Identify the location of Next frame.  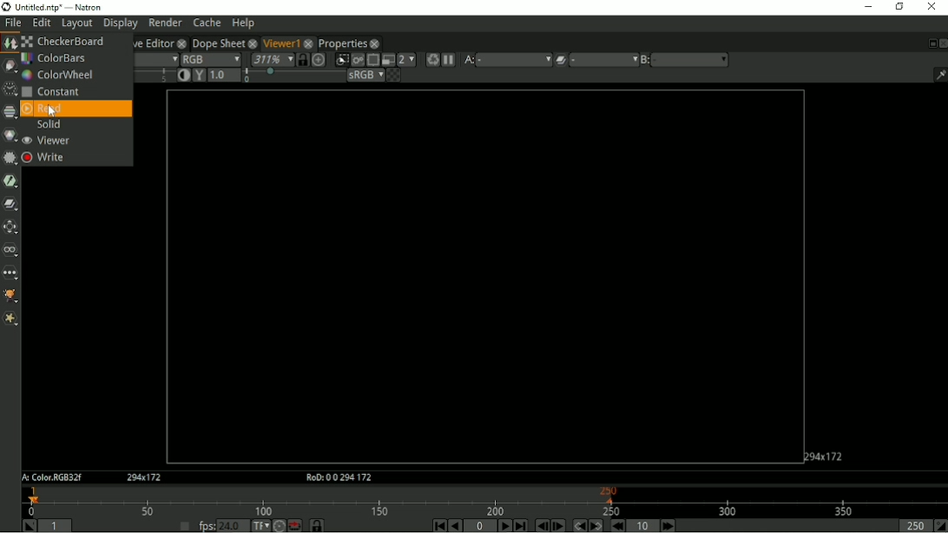
(559, 525).